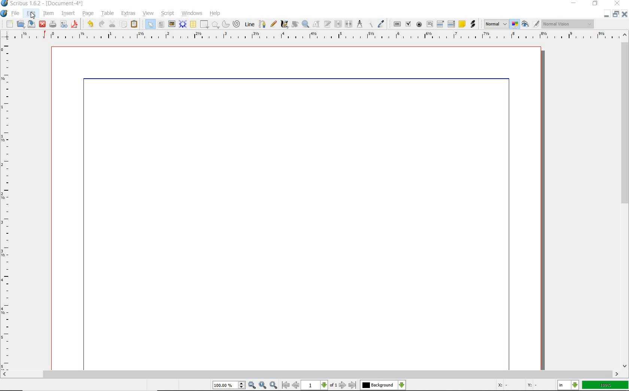  I want to click on preview mode, so click(531, 24).